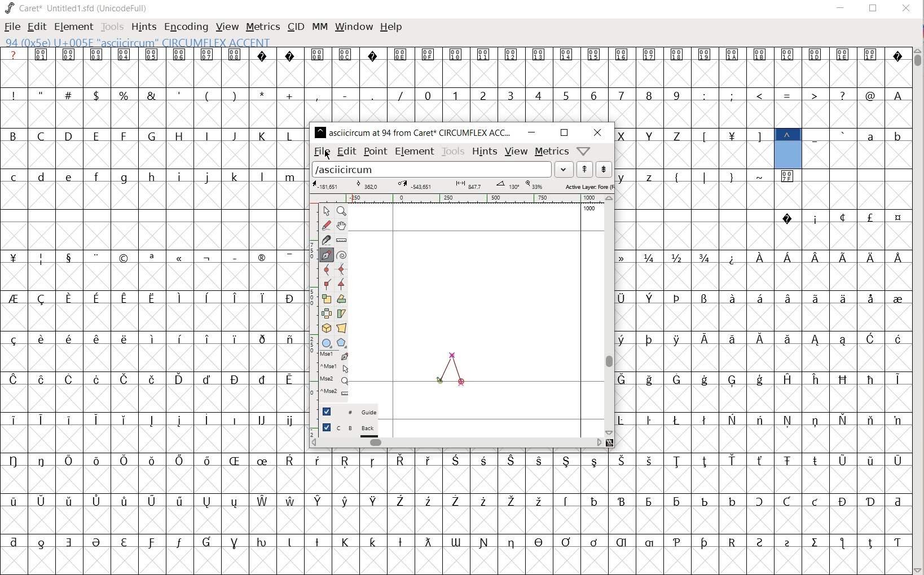 The width and height of the screenshot is (924, 575). What do you see at coordinates (873, 11) in the screenshot?
I see `RESTORE DOWN` at bounding box center [873, 11].